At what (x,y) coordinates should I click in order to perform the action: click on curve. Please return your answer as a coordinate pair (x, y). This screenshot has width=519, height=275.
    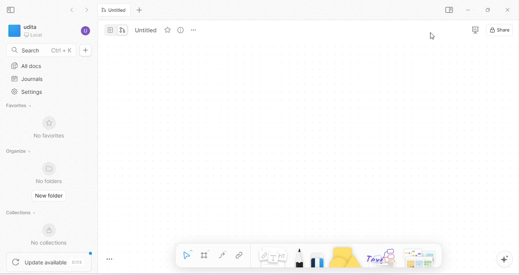
    Looking at the image, I should click on (224, 256).